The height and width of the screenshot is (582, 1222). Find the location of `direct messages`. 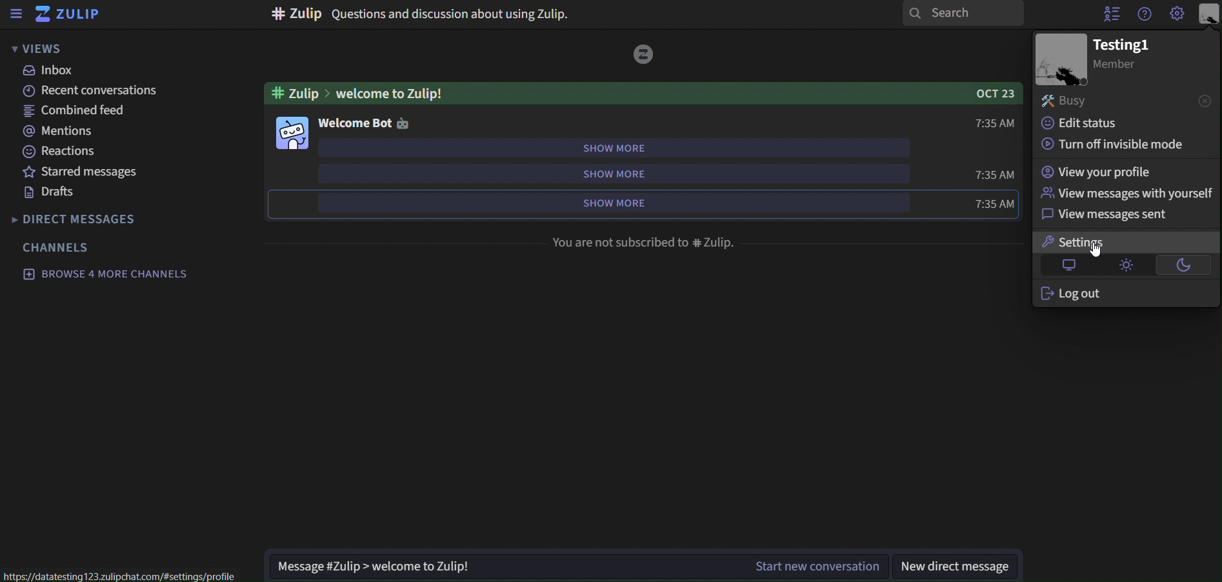

direct messages is located at coordinates (83, 219).